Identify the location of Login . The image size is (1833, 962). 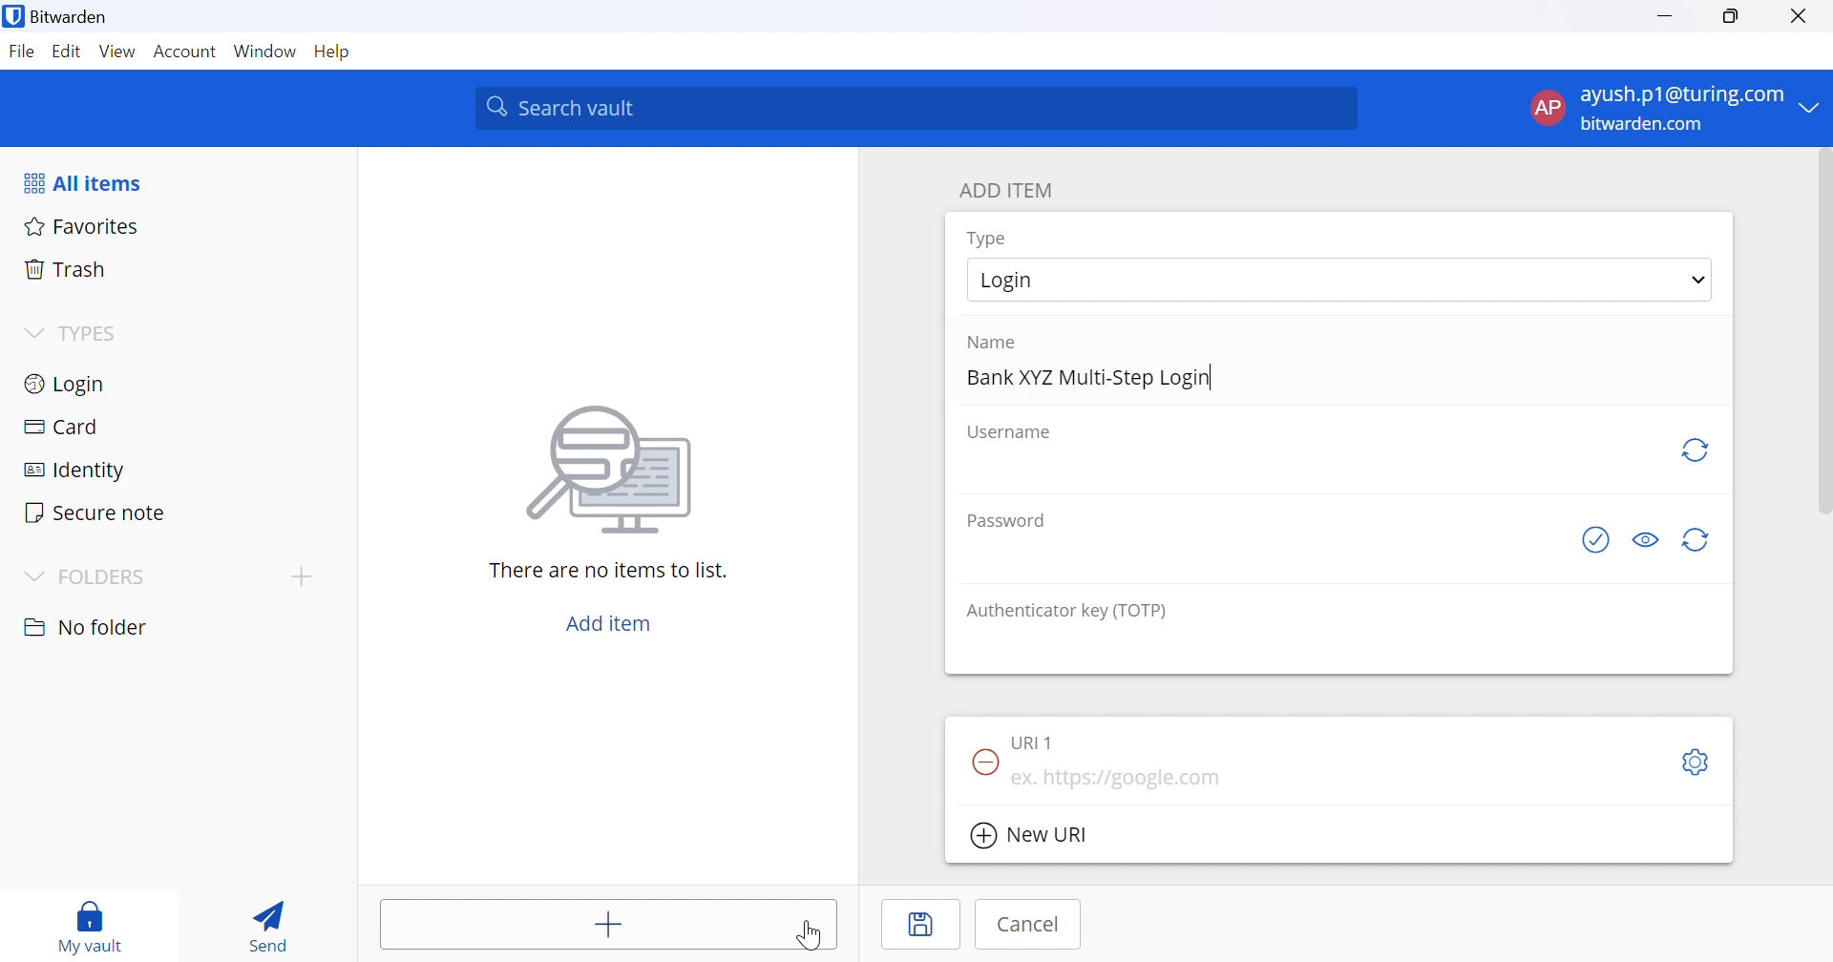
(1032, 280).